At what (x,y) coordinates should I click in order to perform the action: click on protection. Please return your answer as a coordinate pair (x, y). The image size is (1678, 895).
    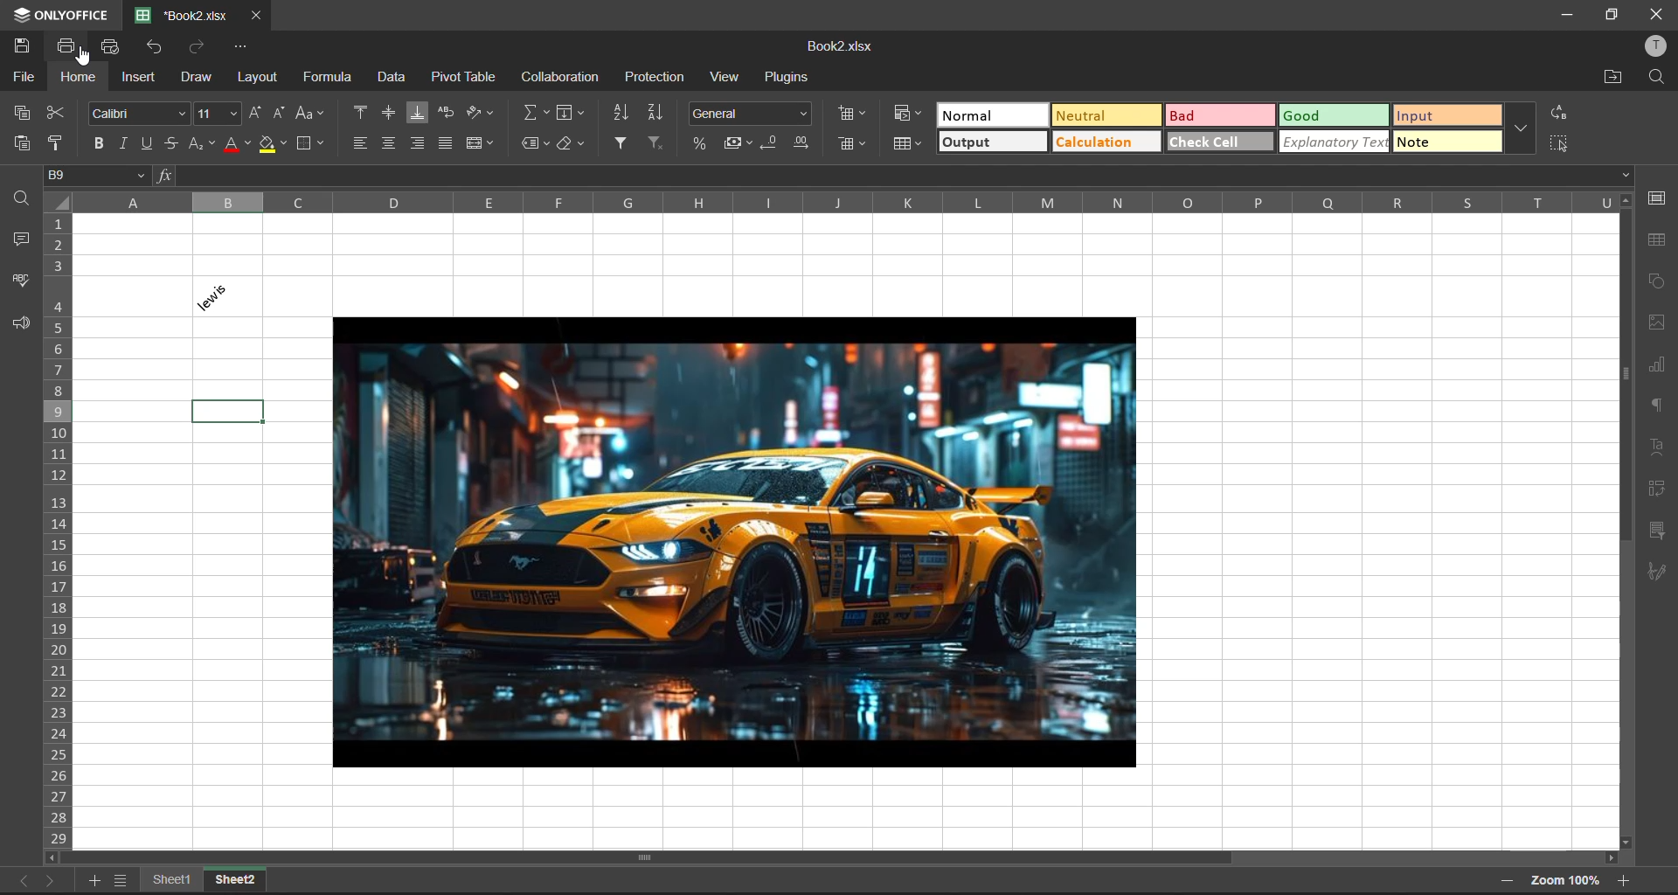
    Looking at the image, I should click on (654, 80).